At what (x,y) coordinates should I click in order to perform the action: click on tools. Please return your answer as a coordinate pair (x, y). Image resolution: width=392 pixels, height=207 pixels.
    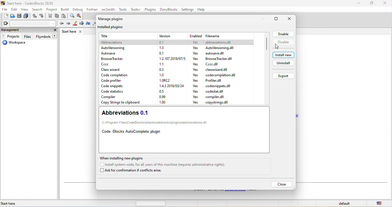
    Looking at the image, I should click on (123, 10).